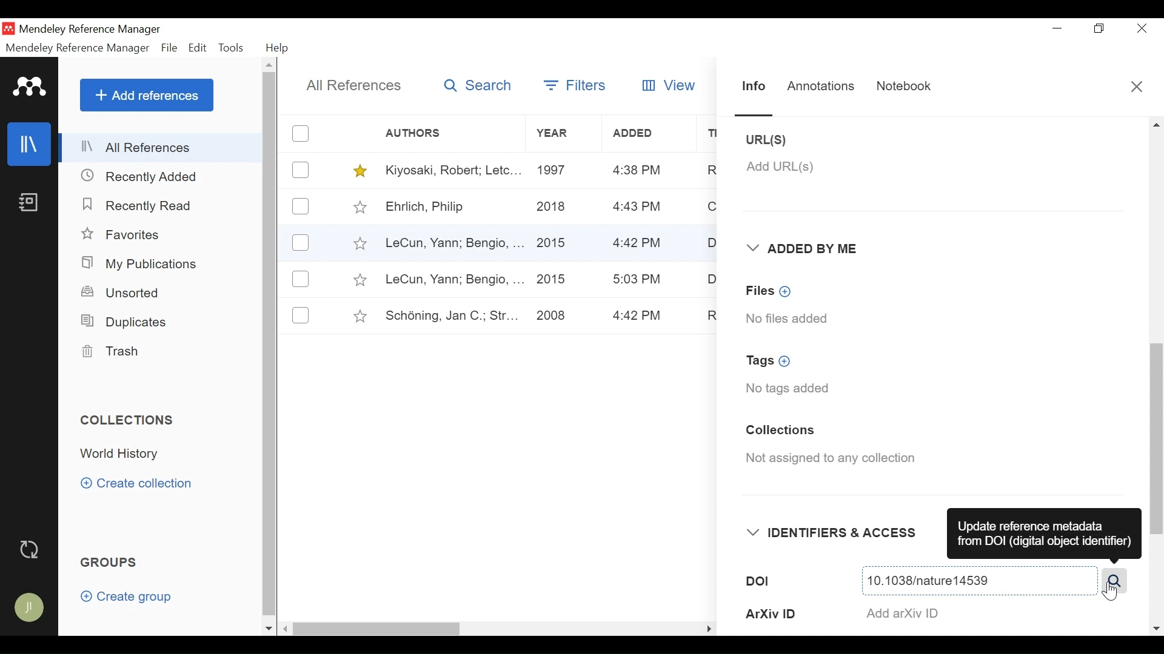 The height and width of the screenshot is (654, 1164). What do you see at coordinates (139, 205) in the screenshot?
I see `Recently Read` at bounding box center [139, 205].